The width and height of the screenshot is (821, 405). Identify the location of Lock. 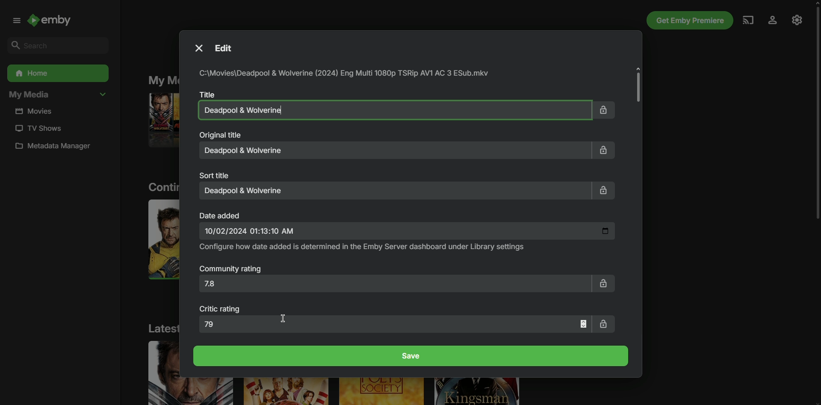
(606, 150).